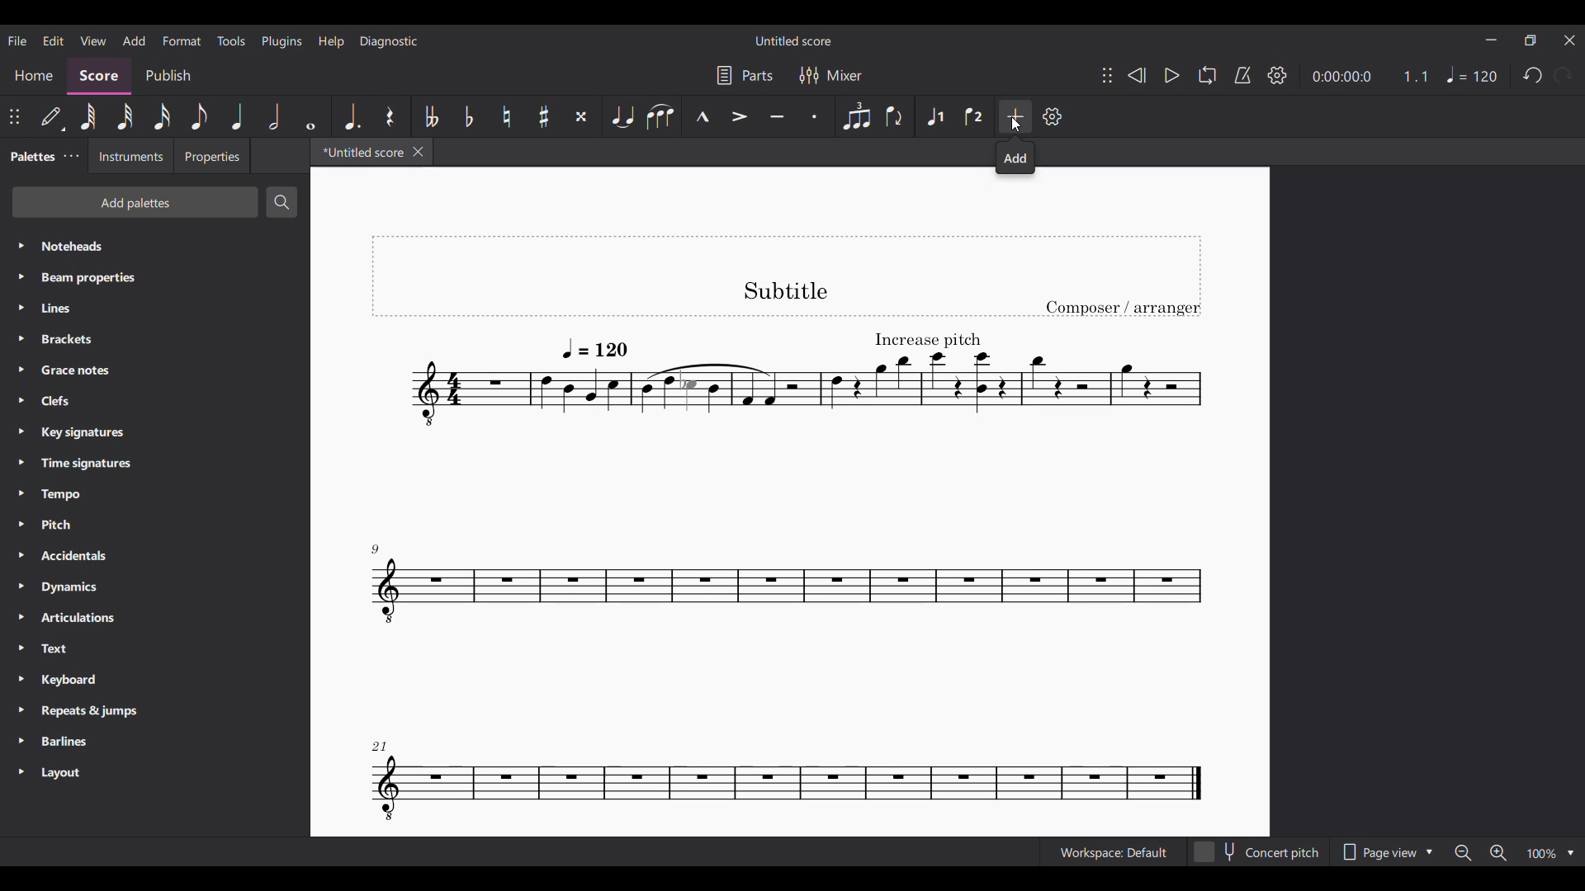 This screenshot has width=1585, height=891. I want to click on Help menu, so click(331, 42).